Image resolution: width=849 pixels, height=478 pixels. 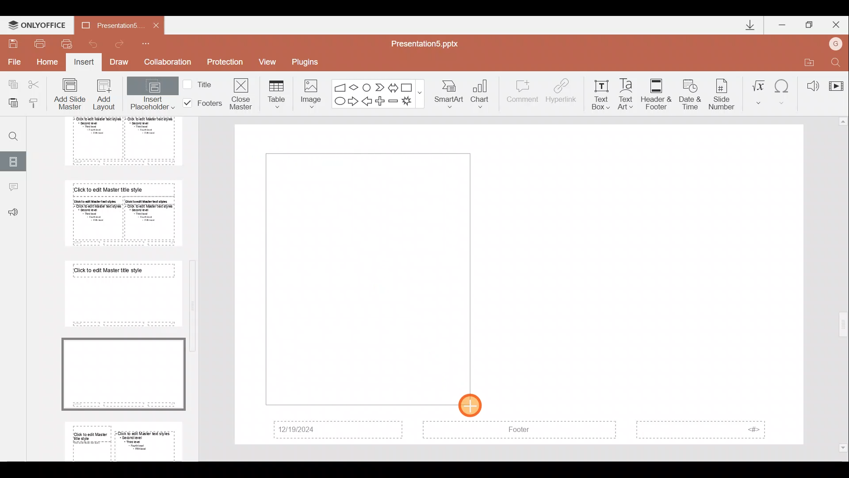 I want to click on Footers, so click(x=201, y=103).